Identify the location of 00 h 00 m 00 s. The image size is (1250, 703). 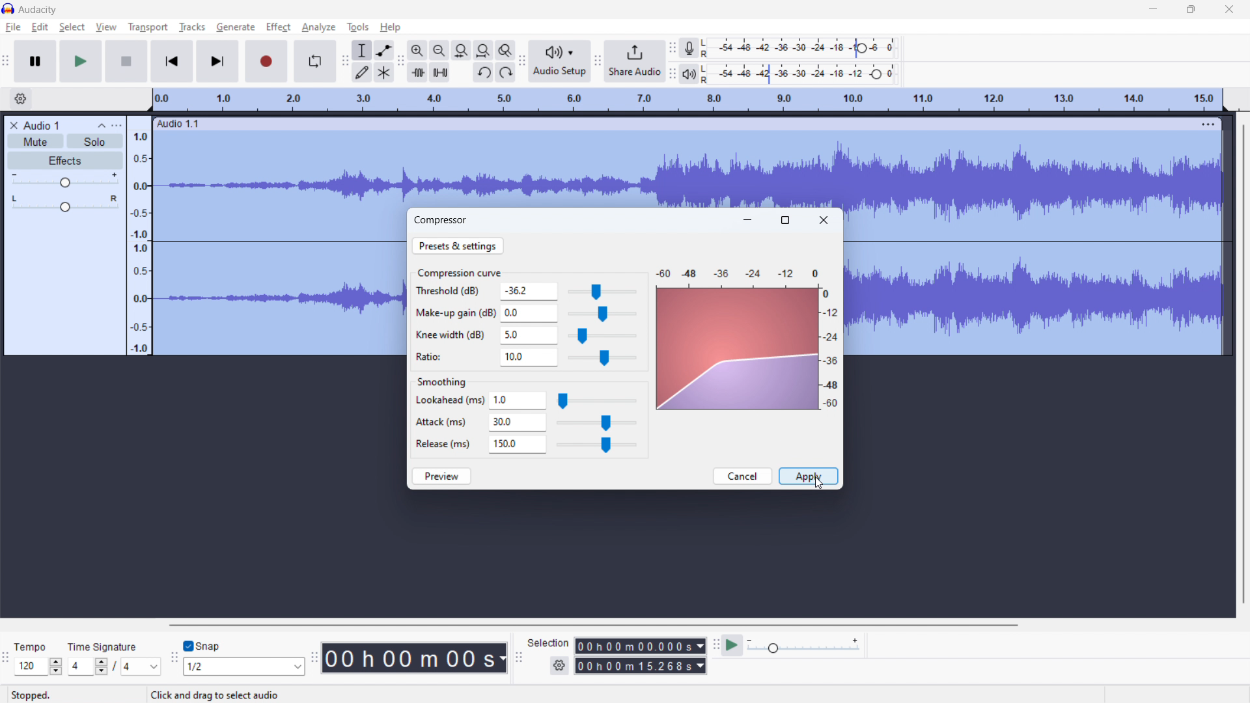
(414, 655).